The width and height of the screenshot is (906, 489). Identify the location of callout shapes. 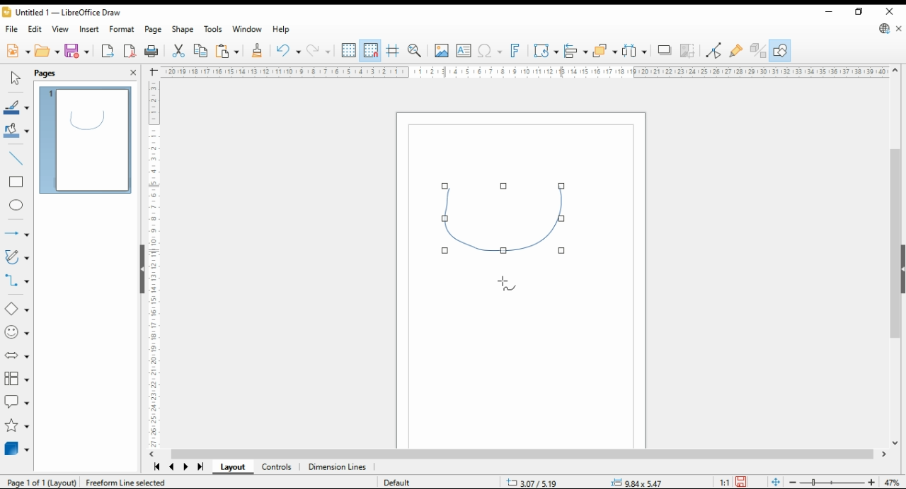
(16, 402).